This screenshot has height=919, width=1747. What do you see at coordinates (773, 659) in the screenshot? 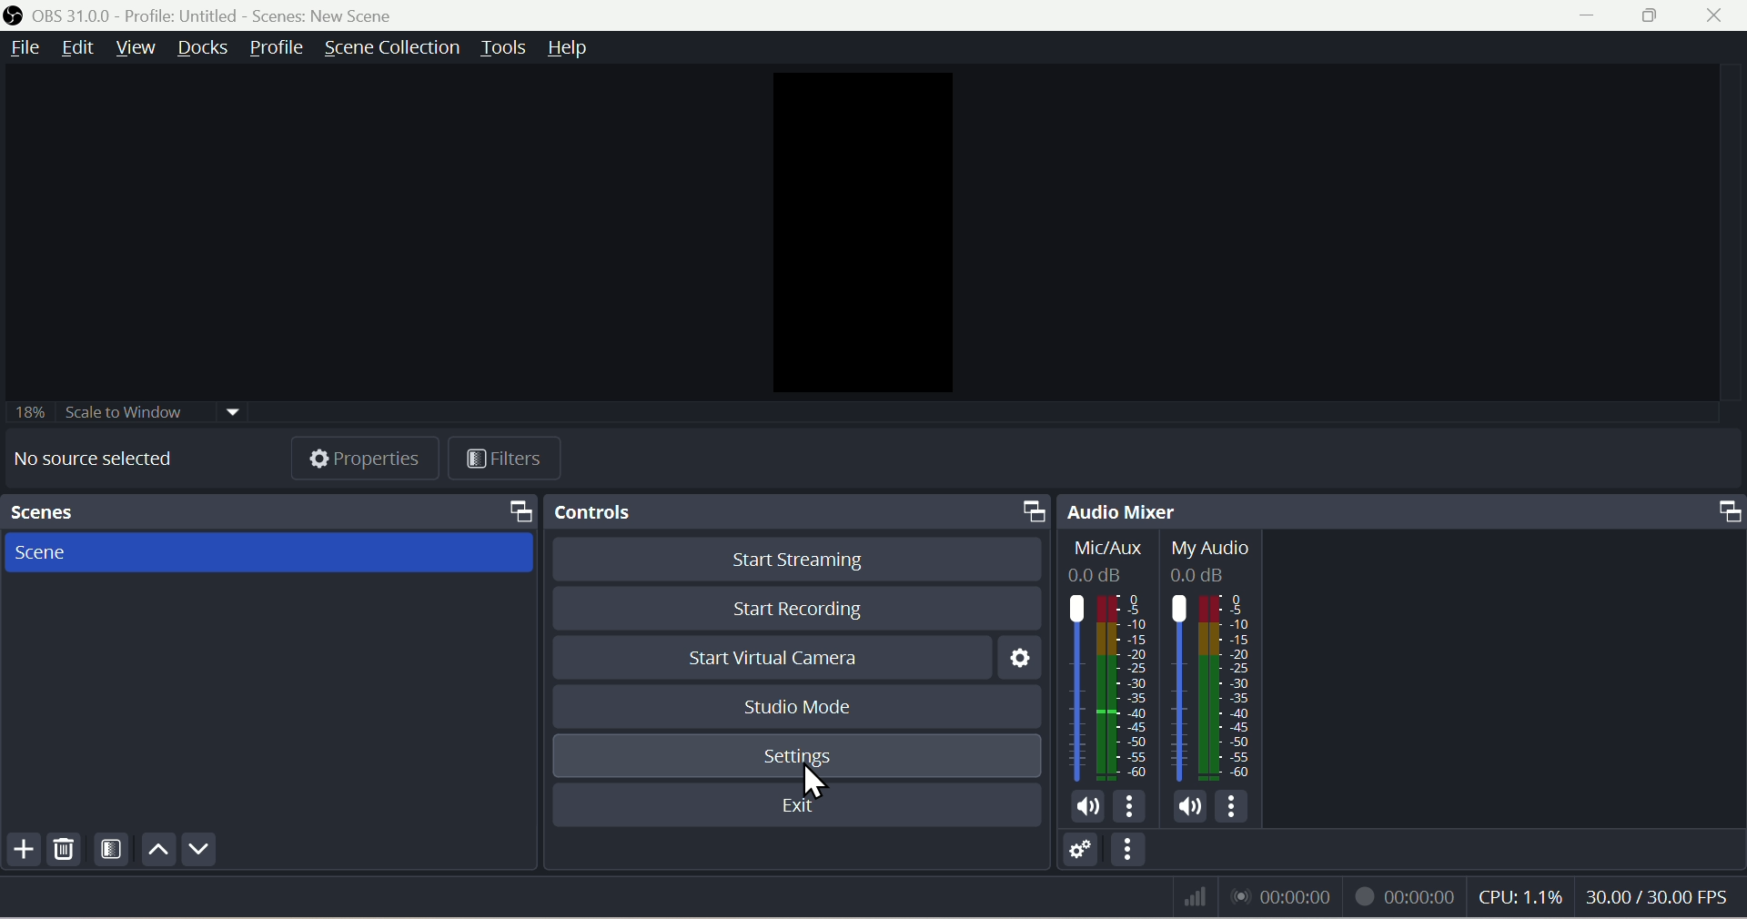
I see `Start Virtual Camera` at bounding box center [773, 659].